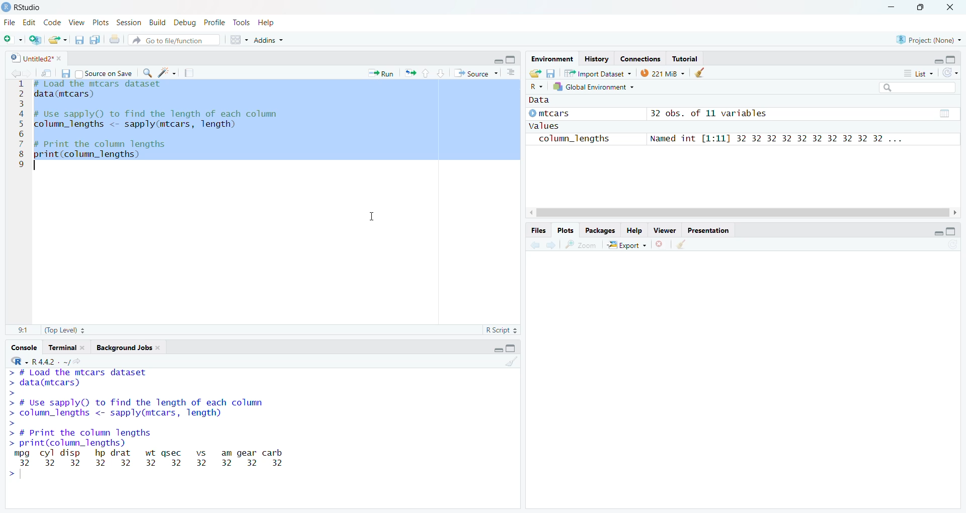 This screenshot has height=513, width=966. What do you see at coordinates (951, 59) in the screenshot?
I see `Full Height` at bounding box center [951, 59].